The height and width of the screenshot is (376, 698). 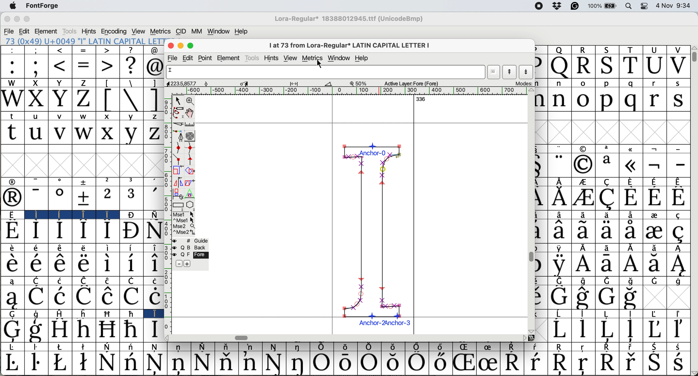 What do you see at coordinates (131, 100) in the screenshot?
I see `\` at bounding box center [131, 100].